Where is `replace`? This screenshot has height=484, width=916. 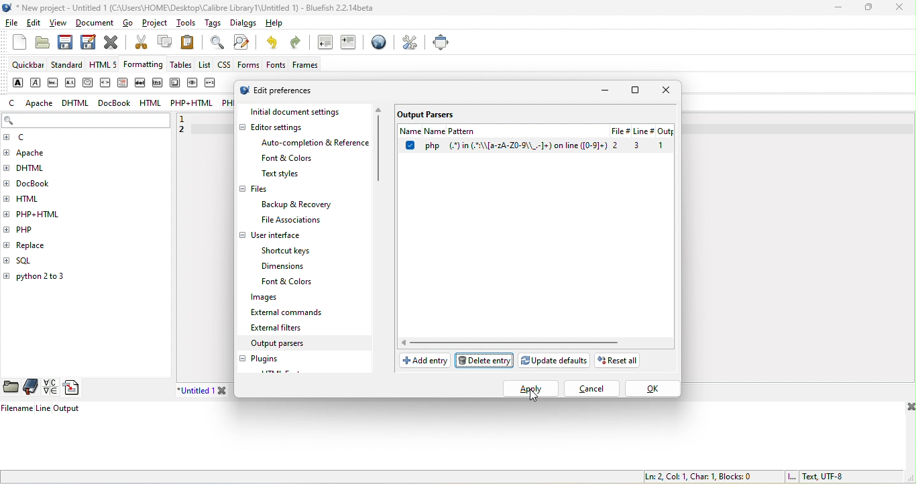 replace is located at coordinates (53, 243).